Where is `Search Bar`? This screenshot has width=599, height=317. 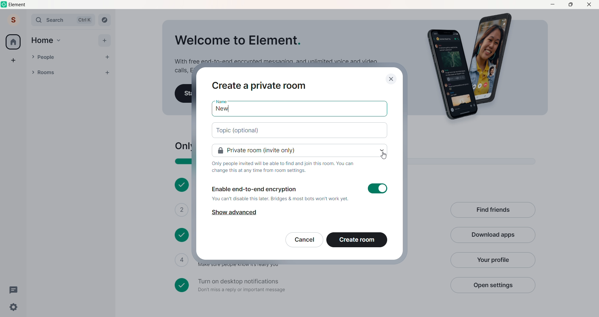
Search Bar is located at coordinates (52, 20).